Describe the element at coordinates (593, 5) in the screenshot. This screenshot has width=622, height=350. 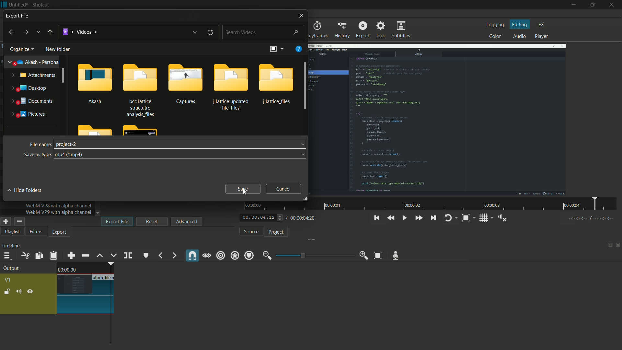
I see `maximize` at that location.